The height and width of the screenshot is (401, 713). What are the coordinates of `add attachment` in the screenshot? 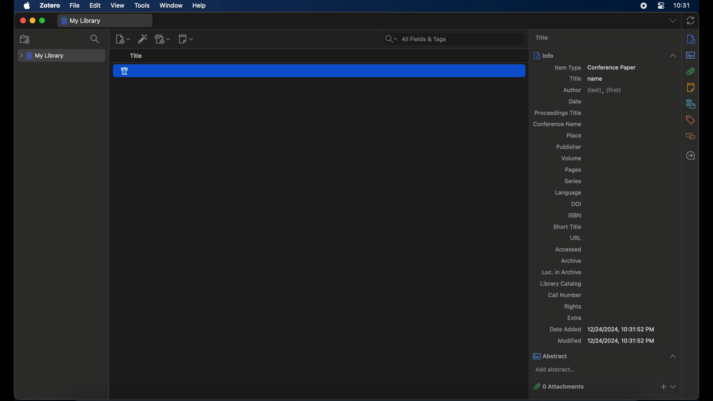 It's located at (163, 39).